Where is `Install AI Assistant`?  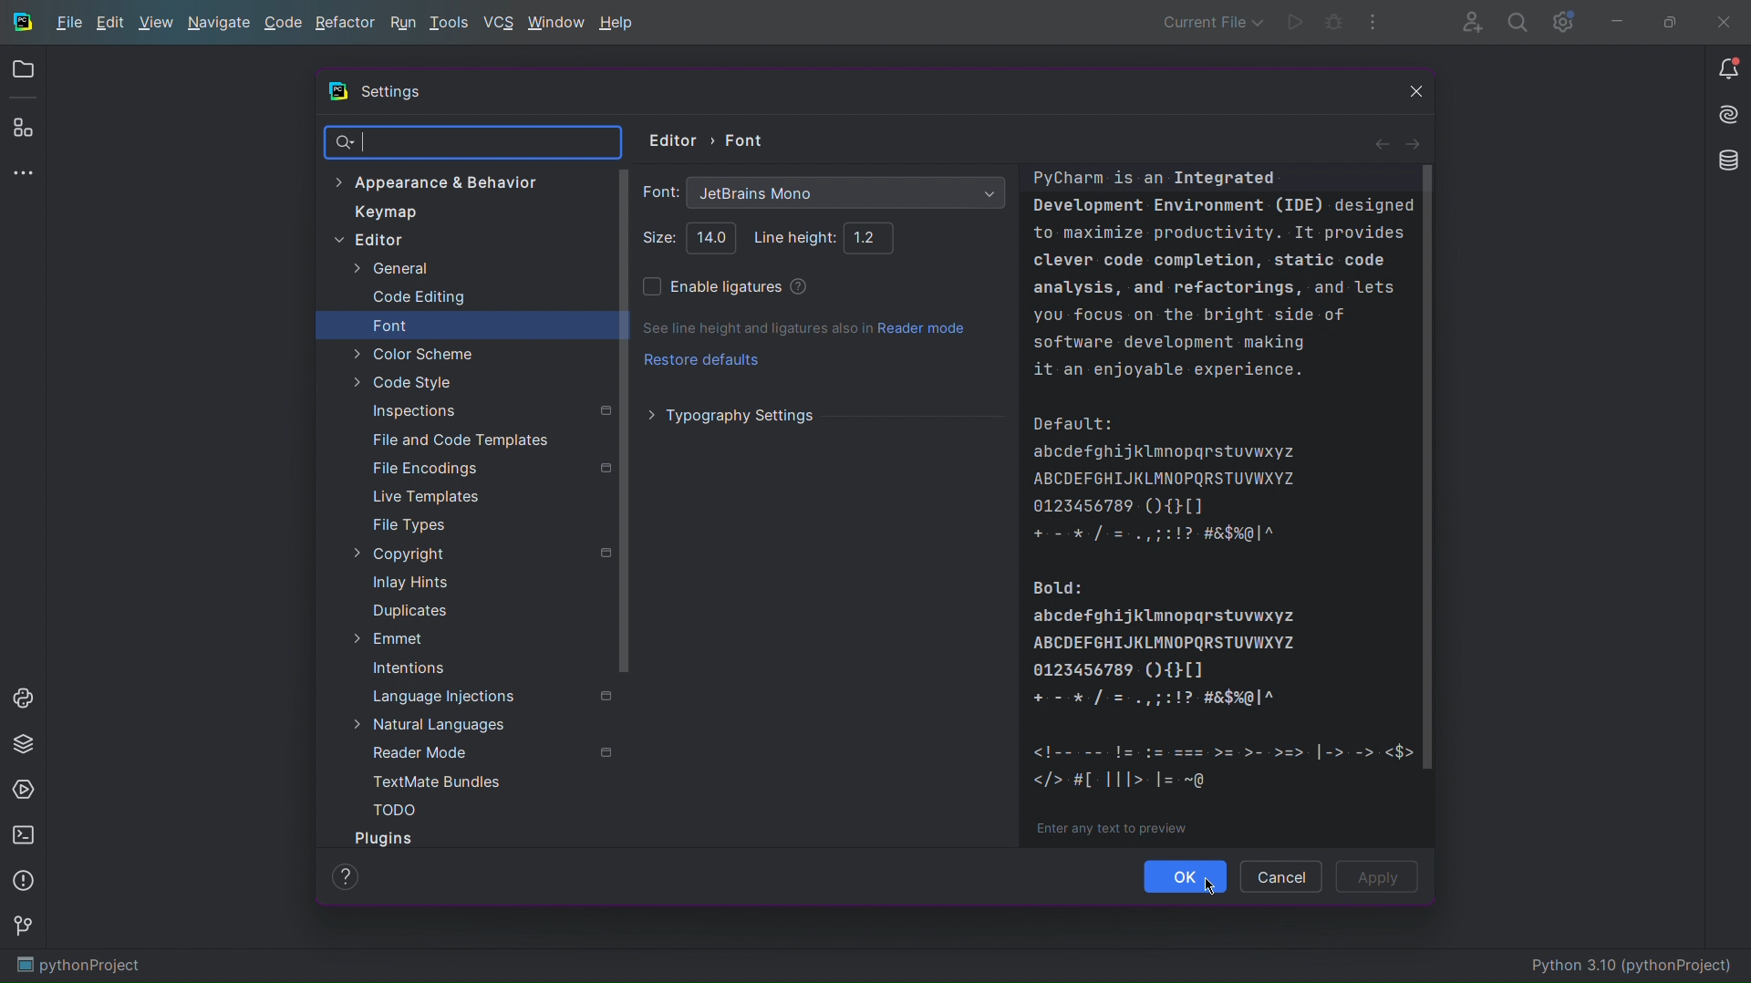
Install AI Assistant is located at coordinates (1723, 118).